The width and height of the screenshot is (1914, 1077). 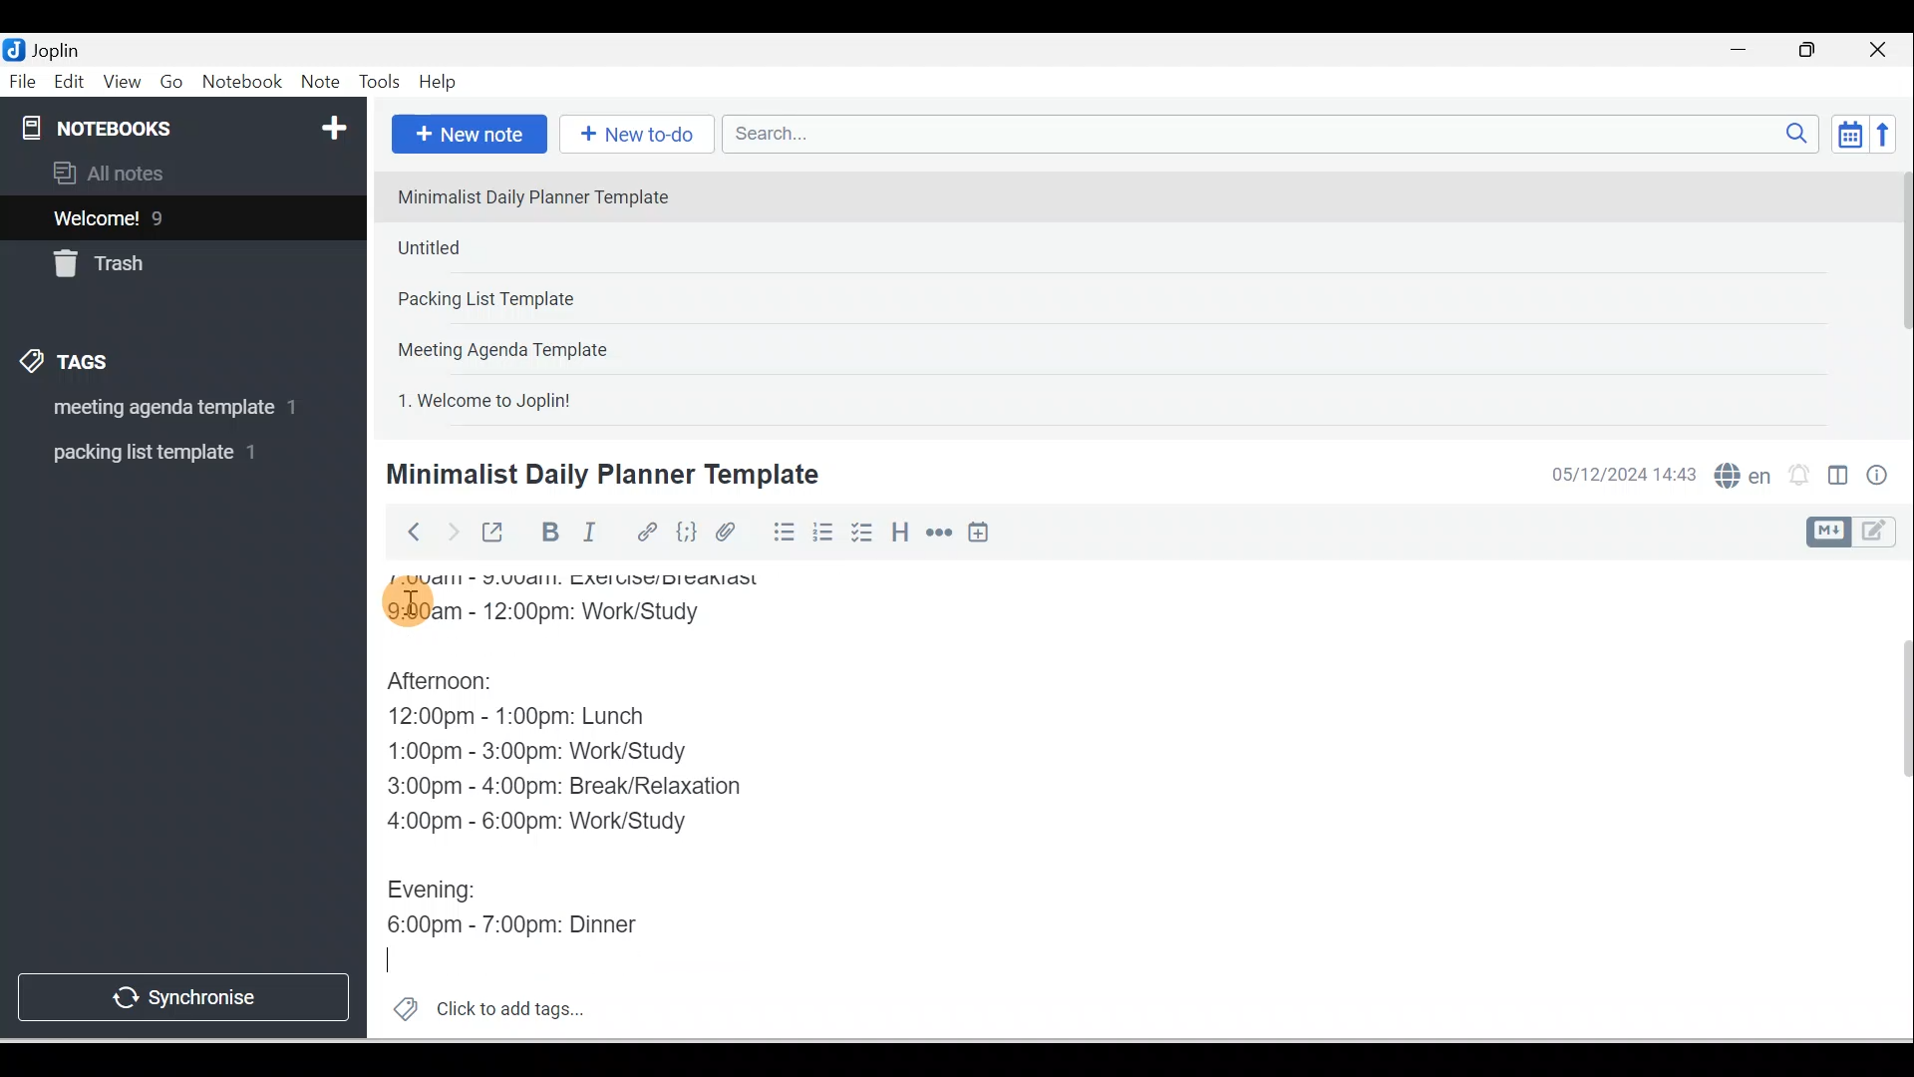 What do you see at coordinates (899, 531) in the screenshot?
I see `Heading` at bounding box center [899, 531].